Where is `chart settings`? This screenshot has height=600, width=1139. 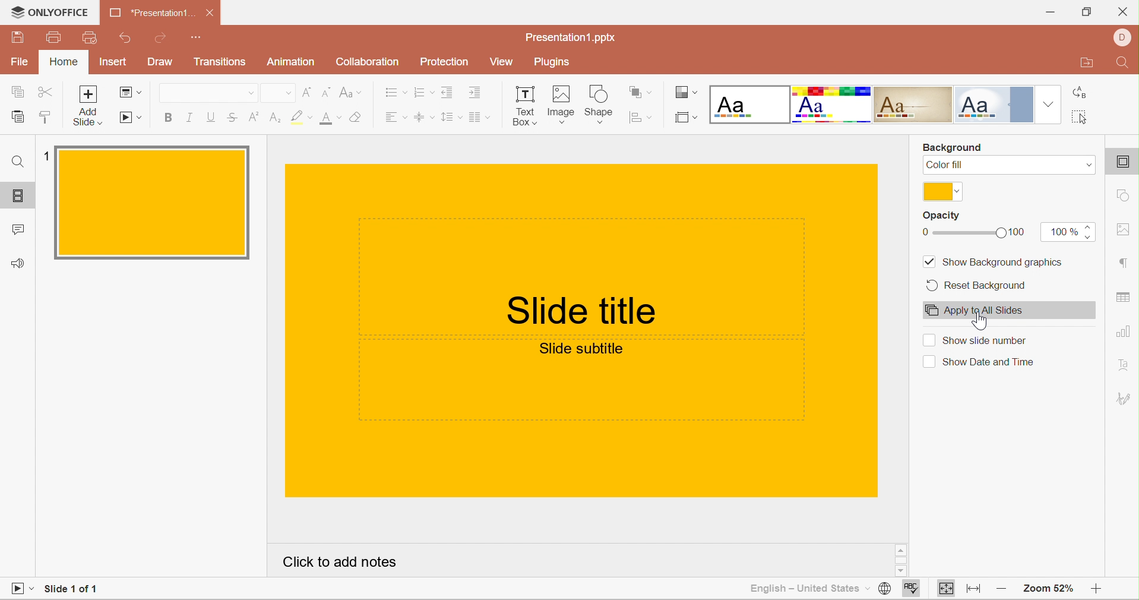 chart settings is located at coordinates (1124, 331).